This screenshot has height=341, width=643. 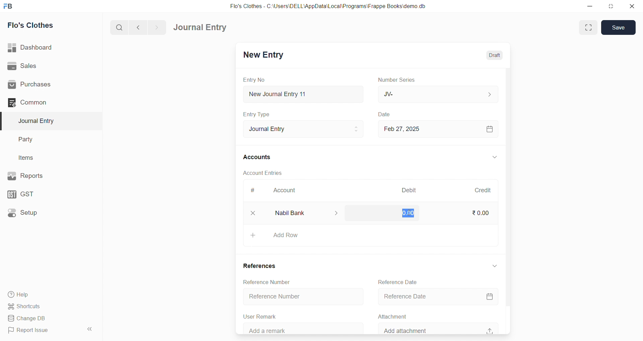 What do you see at coordinates (40, 176) in the screenshot?
I see `Reports` at bounding box center [40, 176].